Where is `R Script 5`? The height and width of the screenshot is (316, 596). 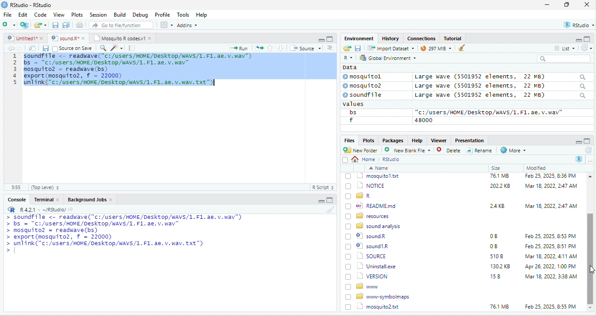 R Script 5 is located at coordinates (323, 187).